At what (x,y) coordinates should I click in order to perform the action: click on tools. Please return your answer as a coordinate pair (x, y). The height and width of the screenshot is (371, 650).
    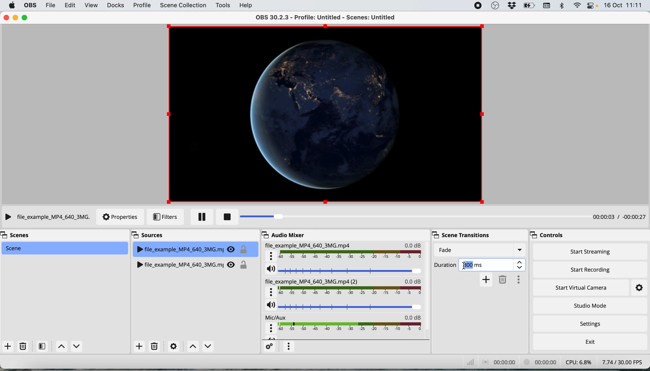
    Looking at the image, I should click on (223, 6).